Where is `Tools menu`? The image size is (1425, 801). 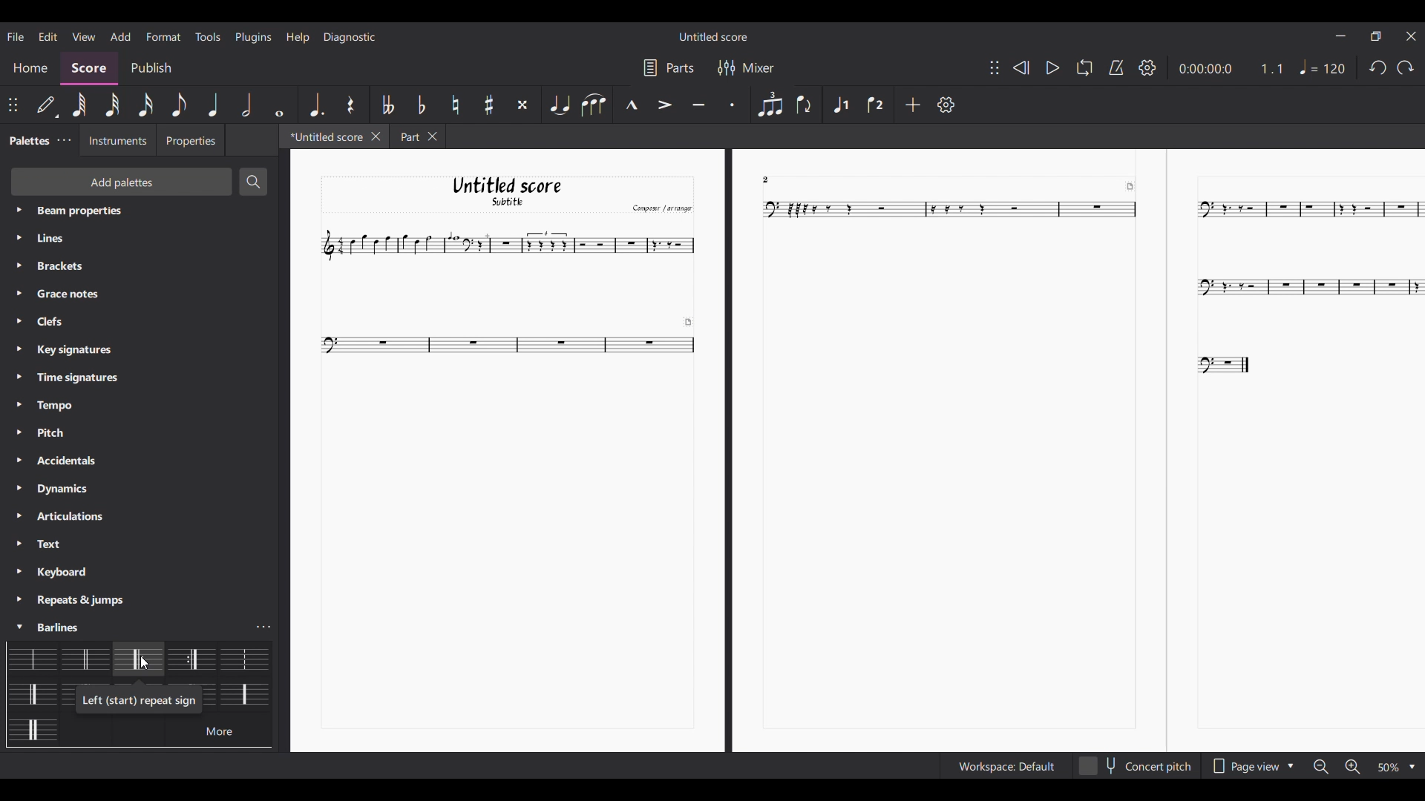
Tools menu is located at coordinates (208, 36).